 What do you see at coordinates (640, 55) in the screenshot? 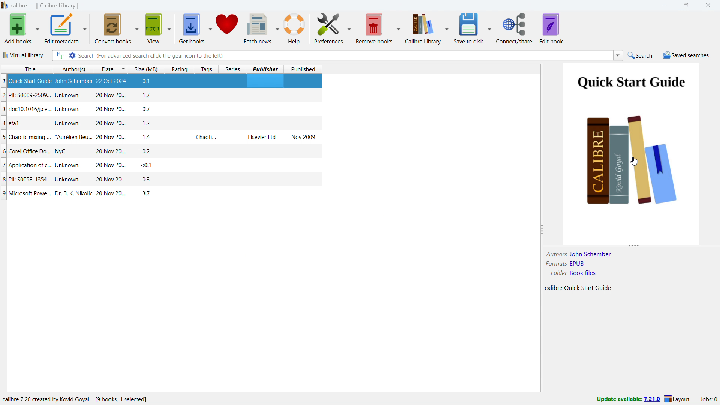
I see `do a quick search` at bounding box center [640, 55].